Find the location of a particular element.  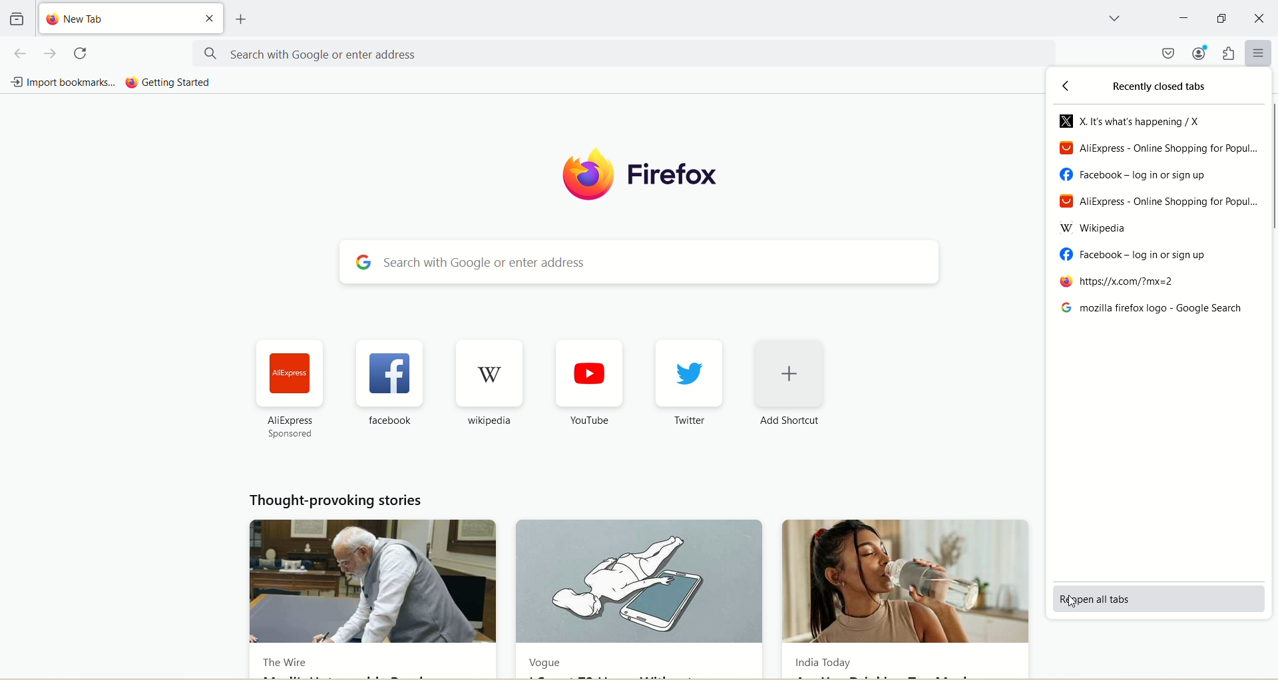

firefox is located at coordinates (674, 177).